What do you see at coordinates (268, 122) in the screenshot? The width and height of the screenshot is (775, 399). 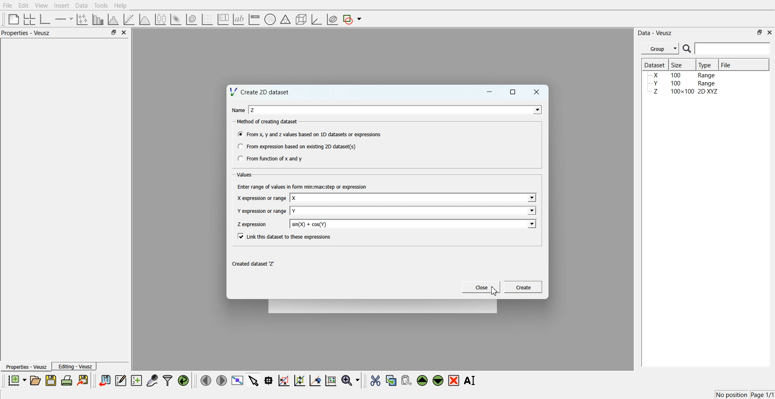 I see `Method of creating dataset` at bounding box center [268, 122].